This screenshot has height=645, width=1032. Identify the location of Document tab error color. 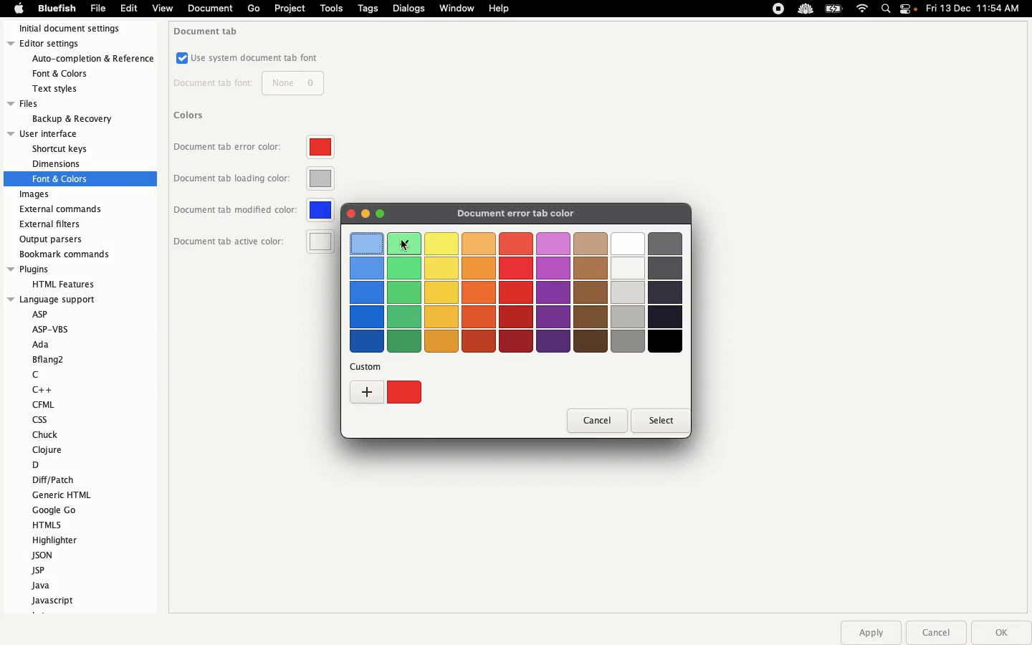
(254, 150).